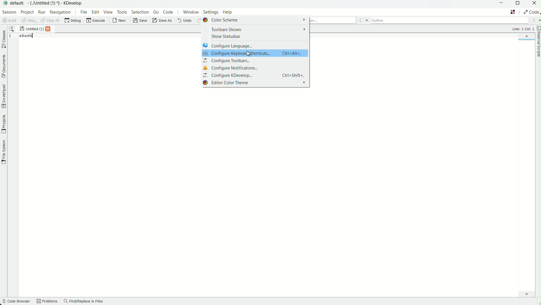 This screenshot has height=305, width=541. I want to click on execute actions to change the area, so click(531, 12).